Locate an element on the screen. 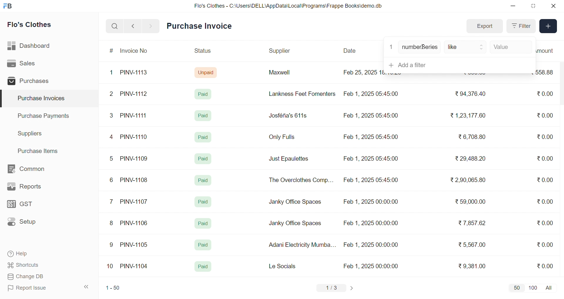 The height and width of the screenshot is (299, 564). Common is located at coordinates (32, 169).